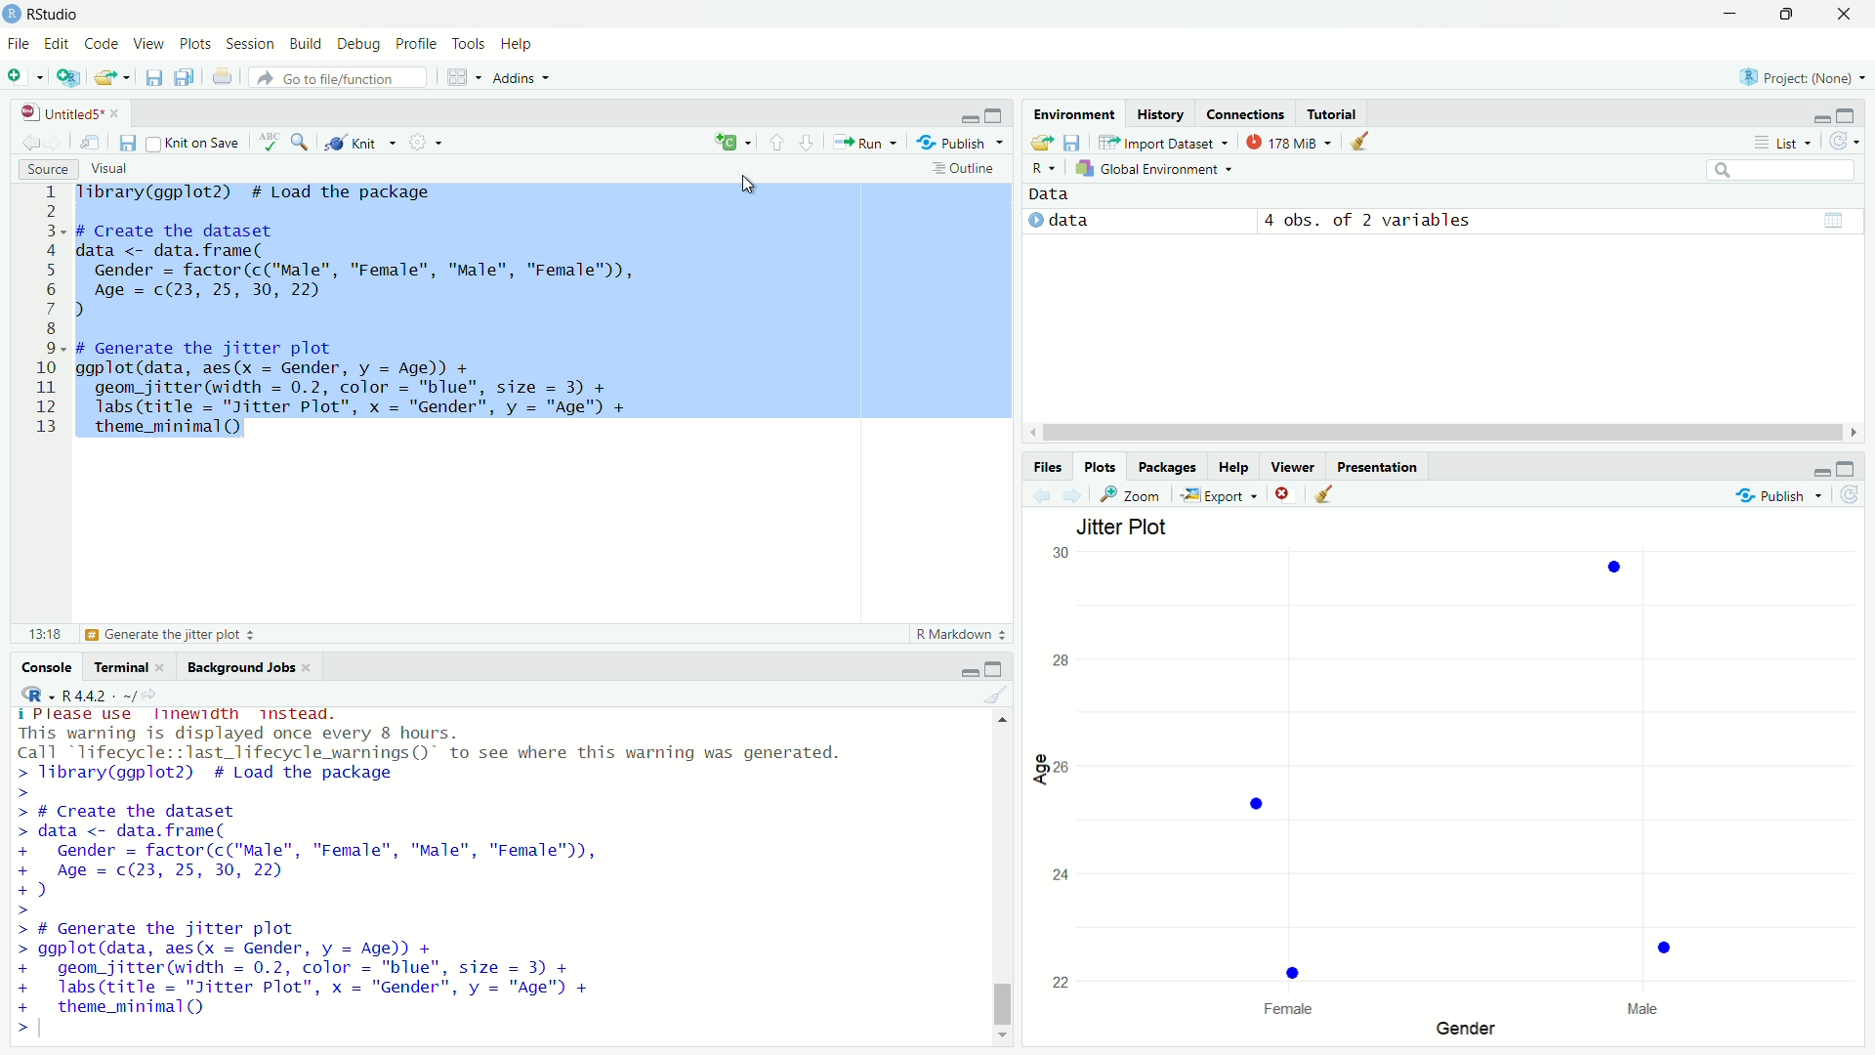  Describe the element at coordinates (1291, 469) in the screenshot. I see `viewer` at that location.